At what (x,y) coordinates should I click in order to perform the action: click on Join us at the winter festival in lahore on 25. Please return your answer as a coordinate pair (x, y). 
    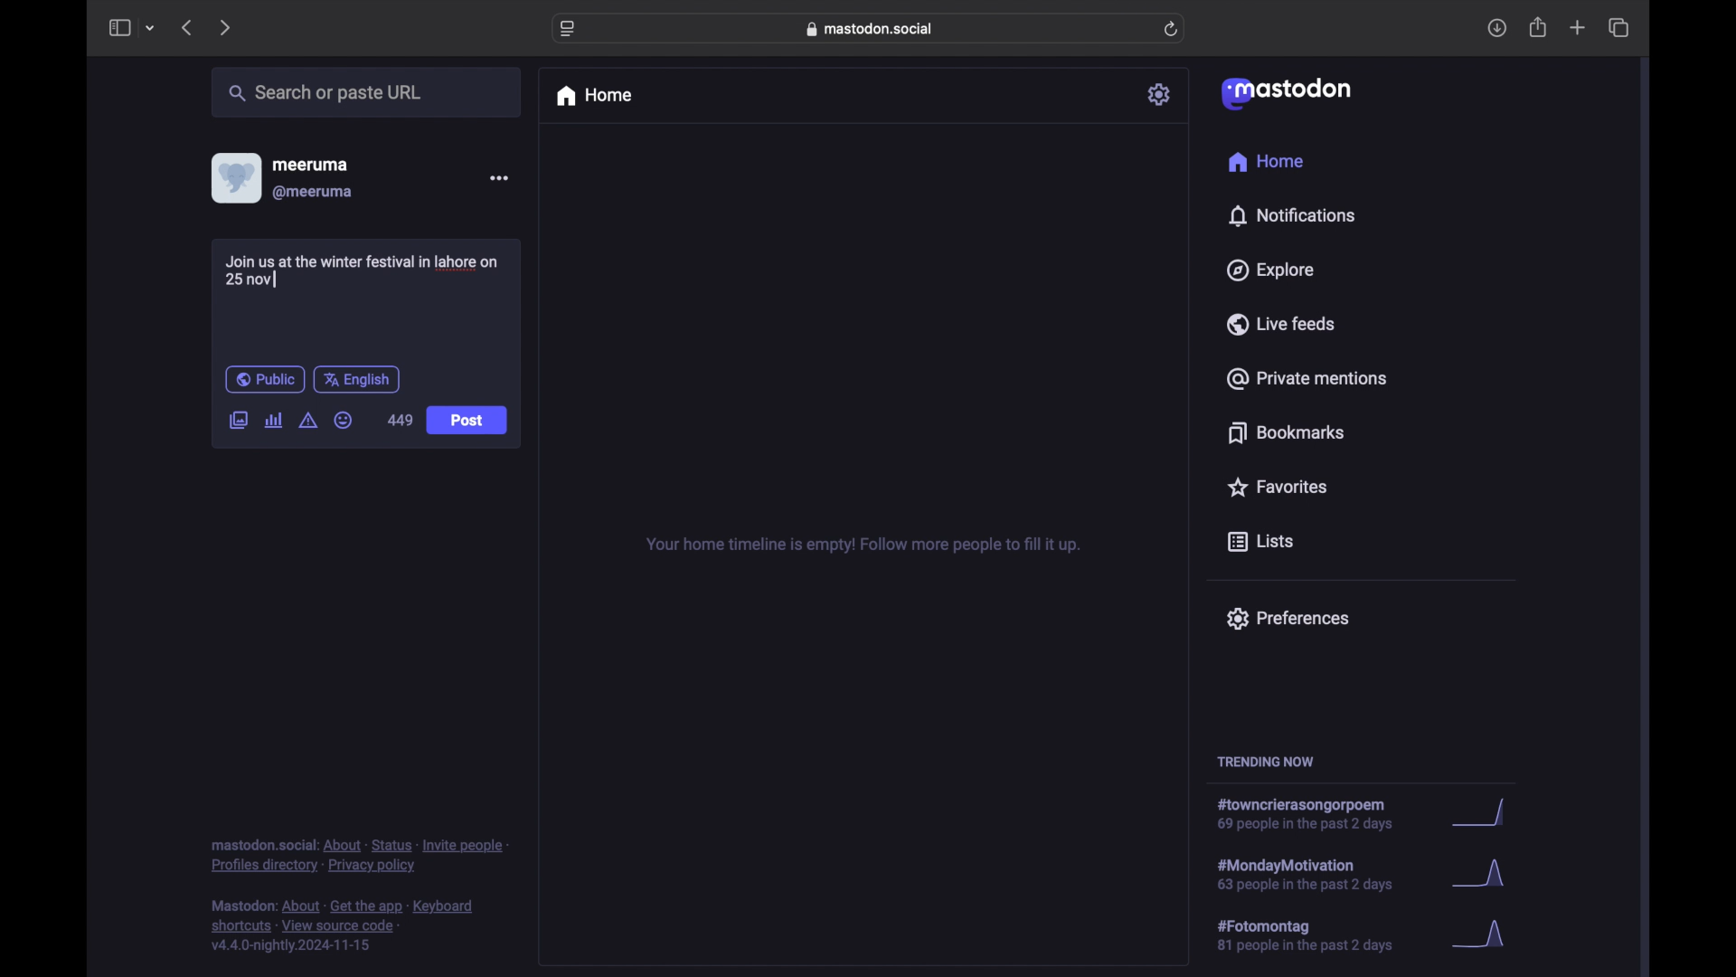
    Looking at the image, I should click on (368, 270).